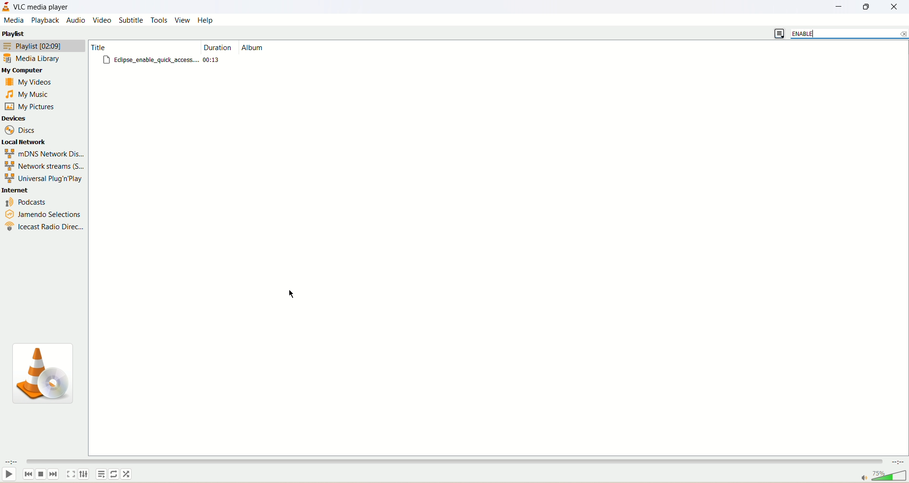 This screenshot has width=909, height=483. I want to click on universal plug n Play, so click(42, 178).